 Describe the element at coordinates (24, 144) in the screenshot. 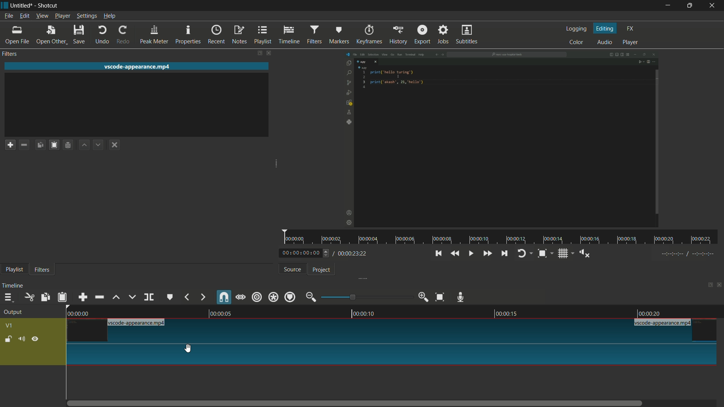

I see `remove a filter` at that location.